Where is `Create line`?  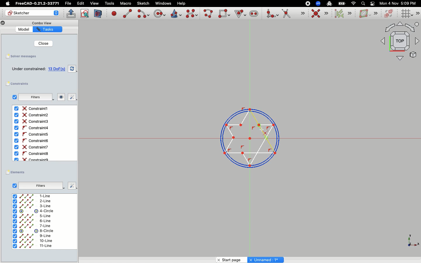 Create line is located at coordinates (127, 13).